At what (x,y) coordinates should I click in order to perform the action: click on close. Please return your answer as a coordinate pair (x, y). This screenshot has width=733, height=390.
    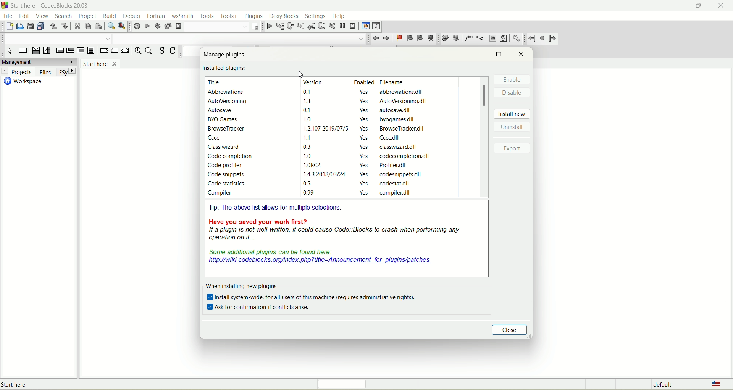
    Looking at the image, I should click on (723, 6).